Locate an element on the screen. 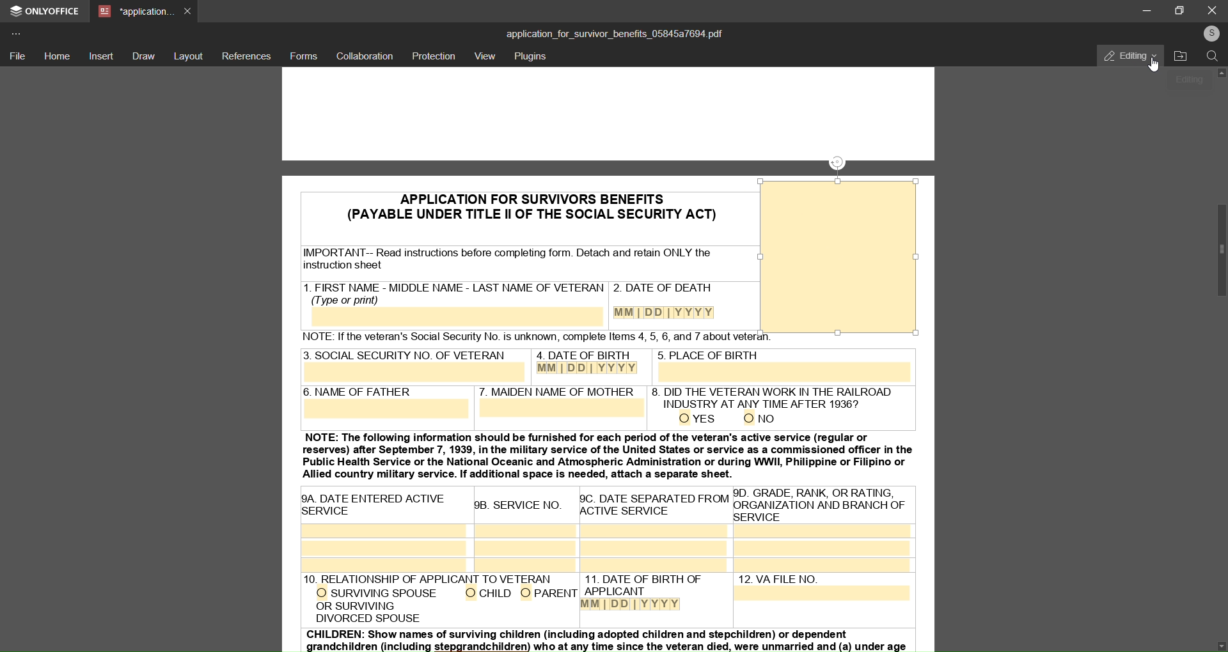 The image size is (1228, 652). tab name is located at coordinates (135, 12).